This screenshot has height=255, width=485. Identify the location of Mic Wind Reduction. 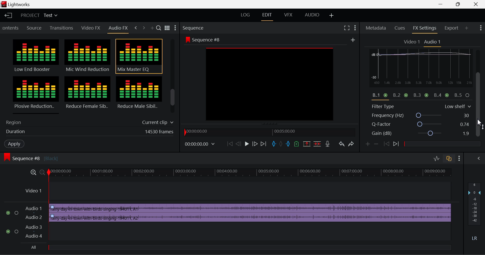
(88, 56).